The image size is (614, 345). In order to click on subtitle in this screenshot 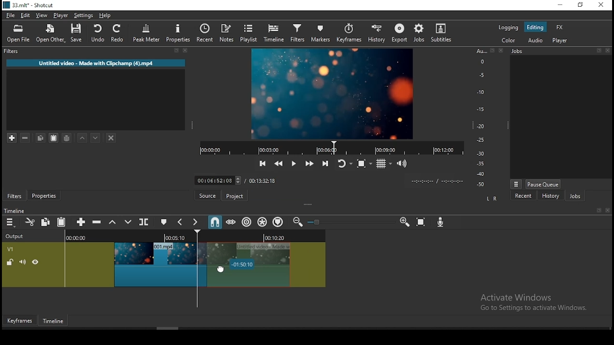, I will do `click(441, 34)`.